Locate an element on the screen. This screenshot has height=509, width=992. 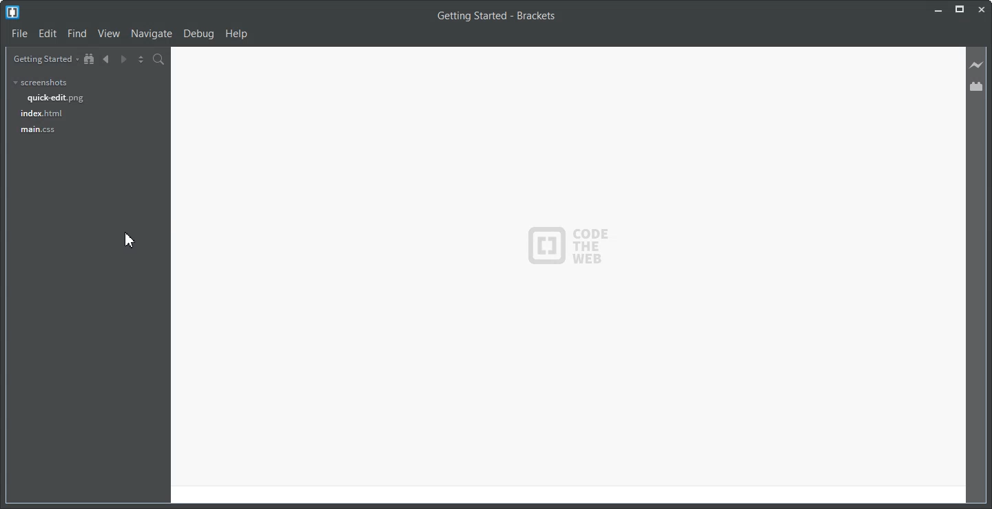
Close is located at coordinates (982, 8).